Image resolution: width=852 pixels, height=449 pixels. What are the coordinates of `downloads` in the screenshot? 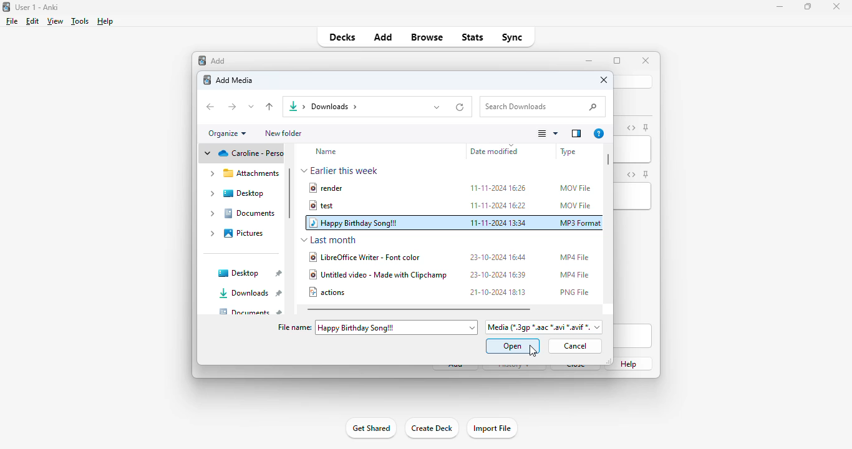 It's located at (249, 292).